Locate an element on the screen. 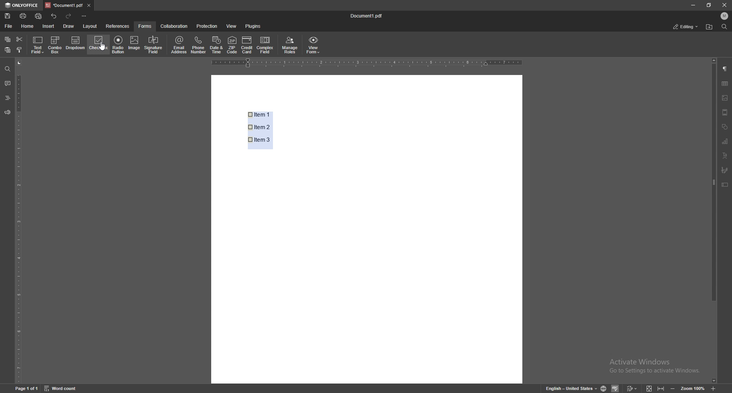  feedback is located at coordinates (8, 113).